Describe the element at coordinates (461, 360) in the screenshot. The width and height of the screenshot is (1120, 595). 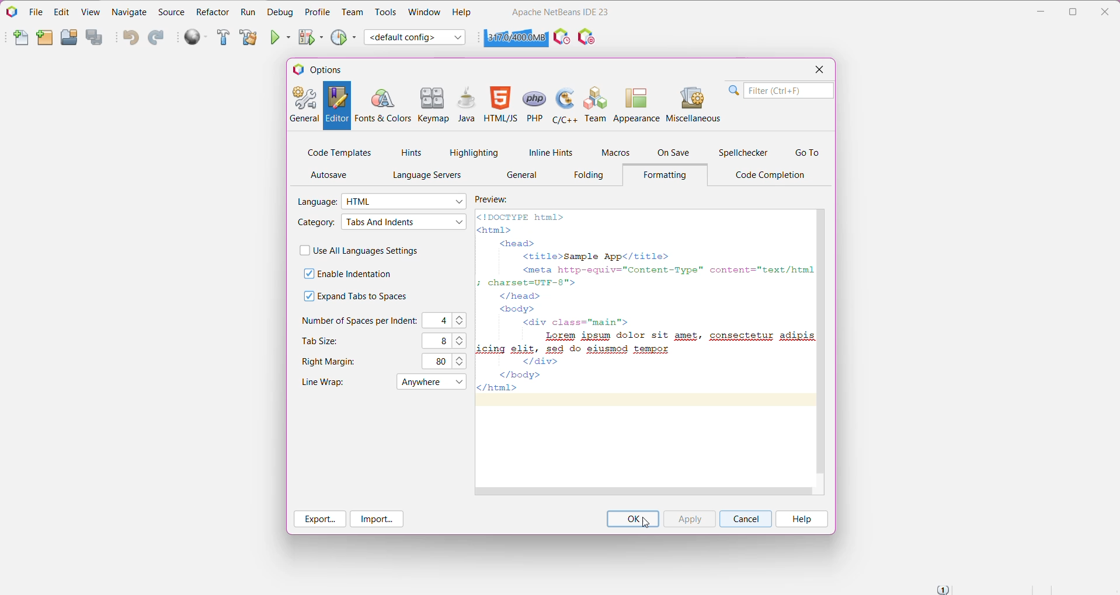
I see `Set the right margins` at that location.